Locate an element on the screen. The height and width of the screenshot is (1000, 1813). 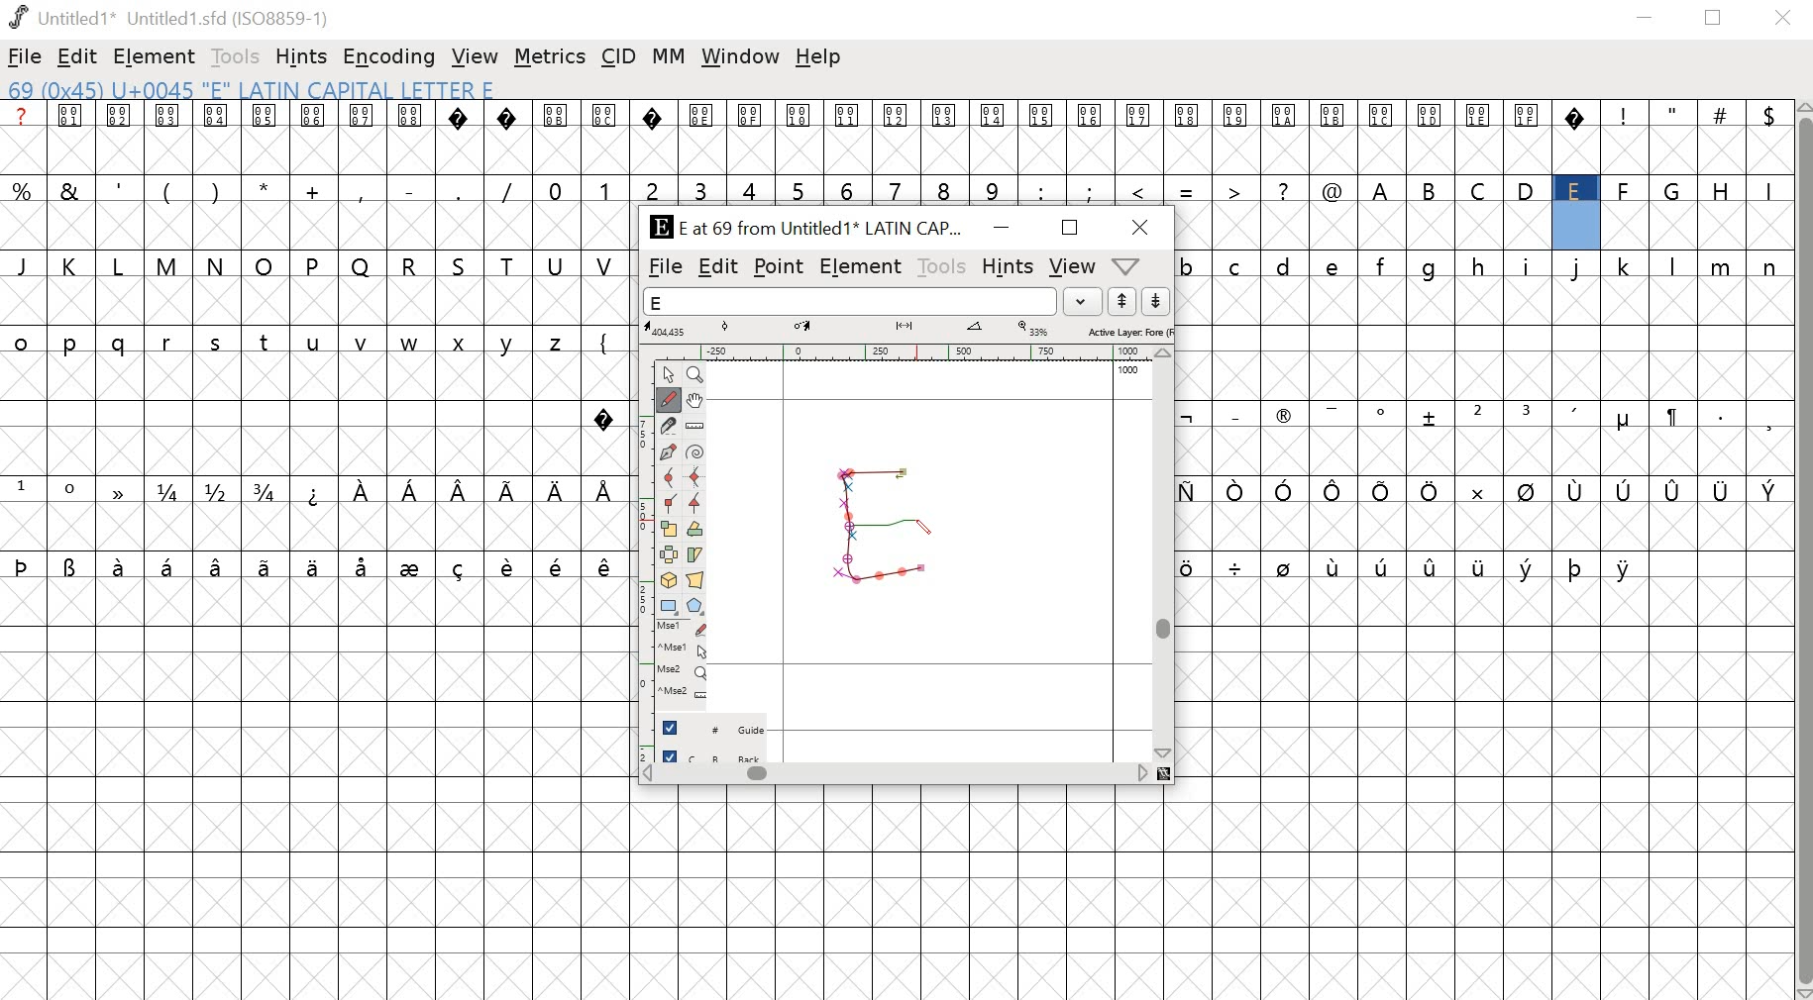
encoding is located at coordinates (389, 57).